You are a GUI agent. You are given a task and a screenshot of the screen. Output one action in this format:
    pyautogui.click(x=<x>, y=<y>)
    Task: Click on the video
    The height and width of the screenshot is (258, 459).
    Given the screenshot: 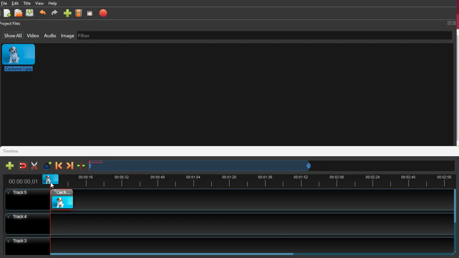 What is the action you would take?
    pyautogui.click(x=51, y=179)
    